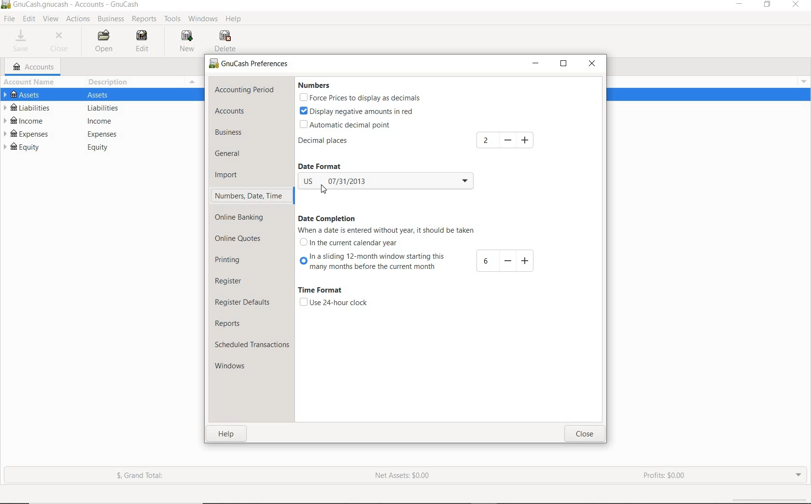 This screenshot has width=811, height=504. Describe the element at coordinates (144, 477) in the screenshot. I see `GRAND TOTAL` at that location.